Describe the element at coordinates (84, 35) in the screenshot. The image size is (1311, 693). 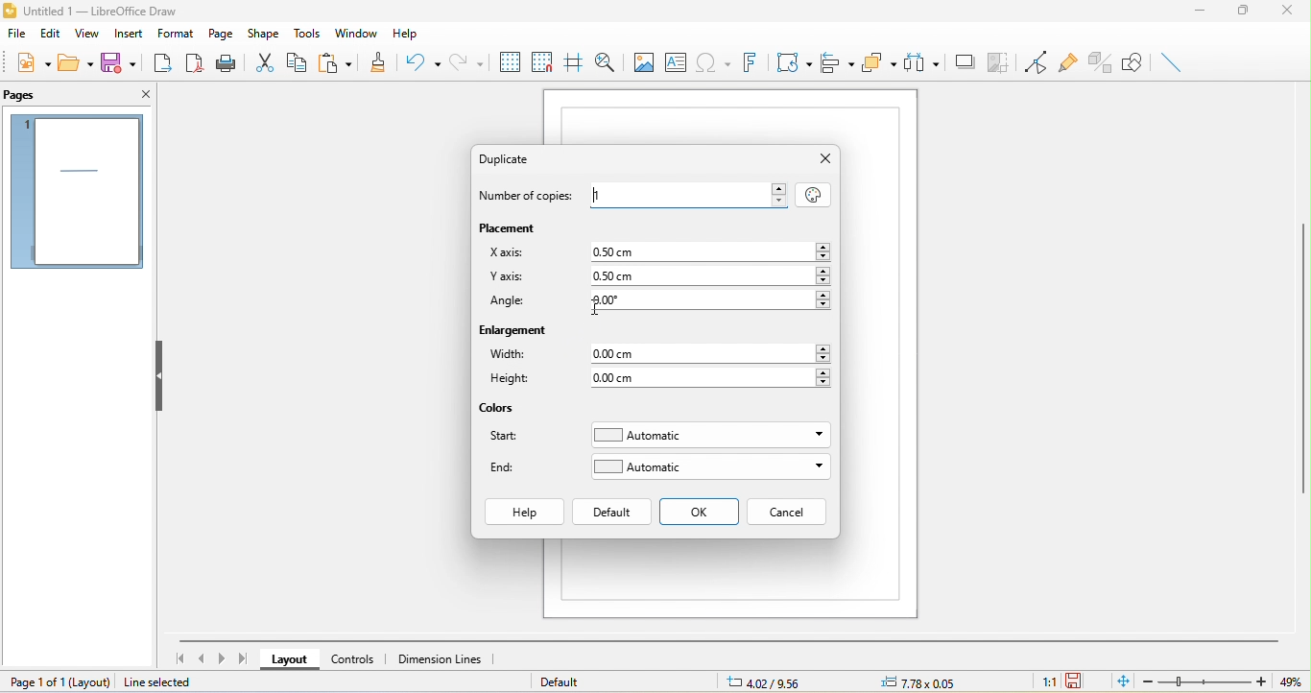
I see `view` at that location.